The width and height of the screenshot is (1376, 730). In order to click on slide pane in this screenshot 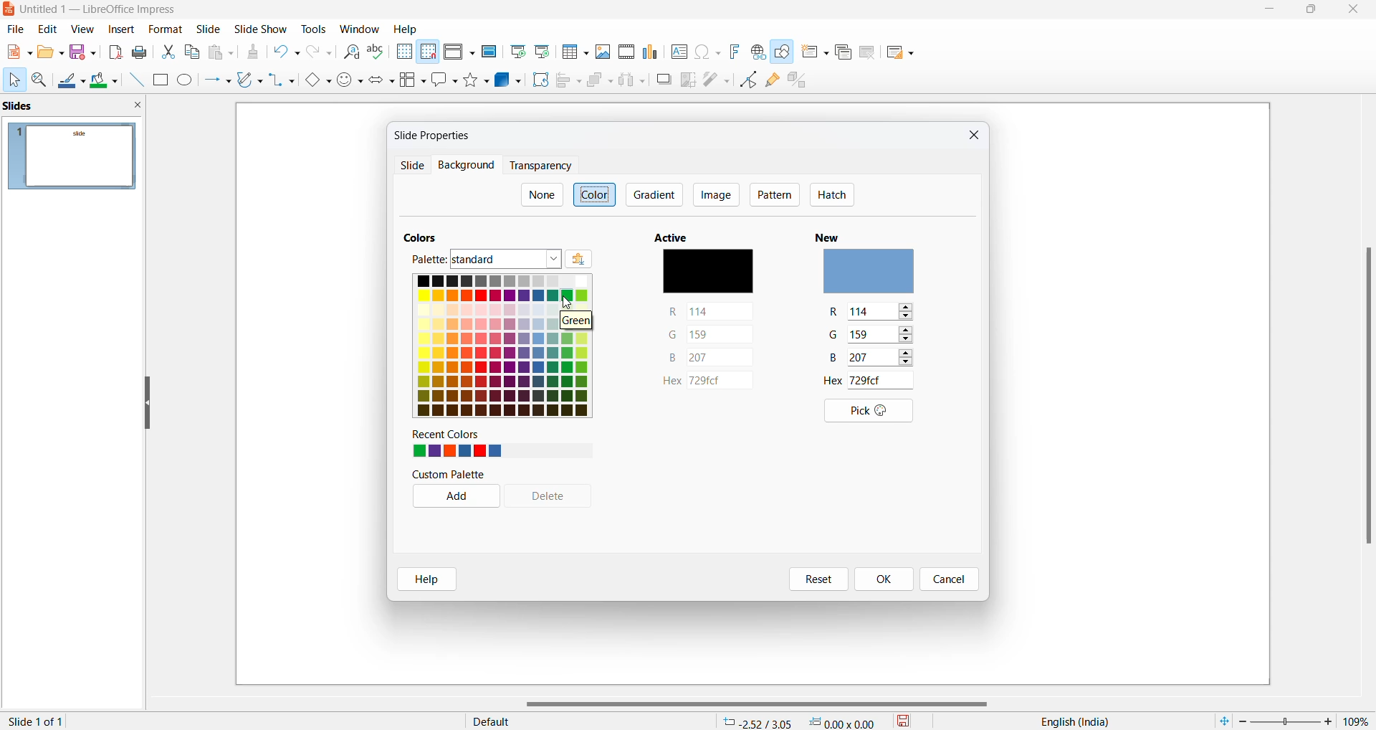, I will do `click(72, 108)`.